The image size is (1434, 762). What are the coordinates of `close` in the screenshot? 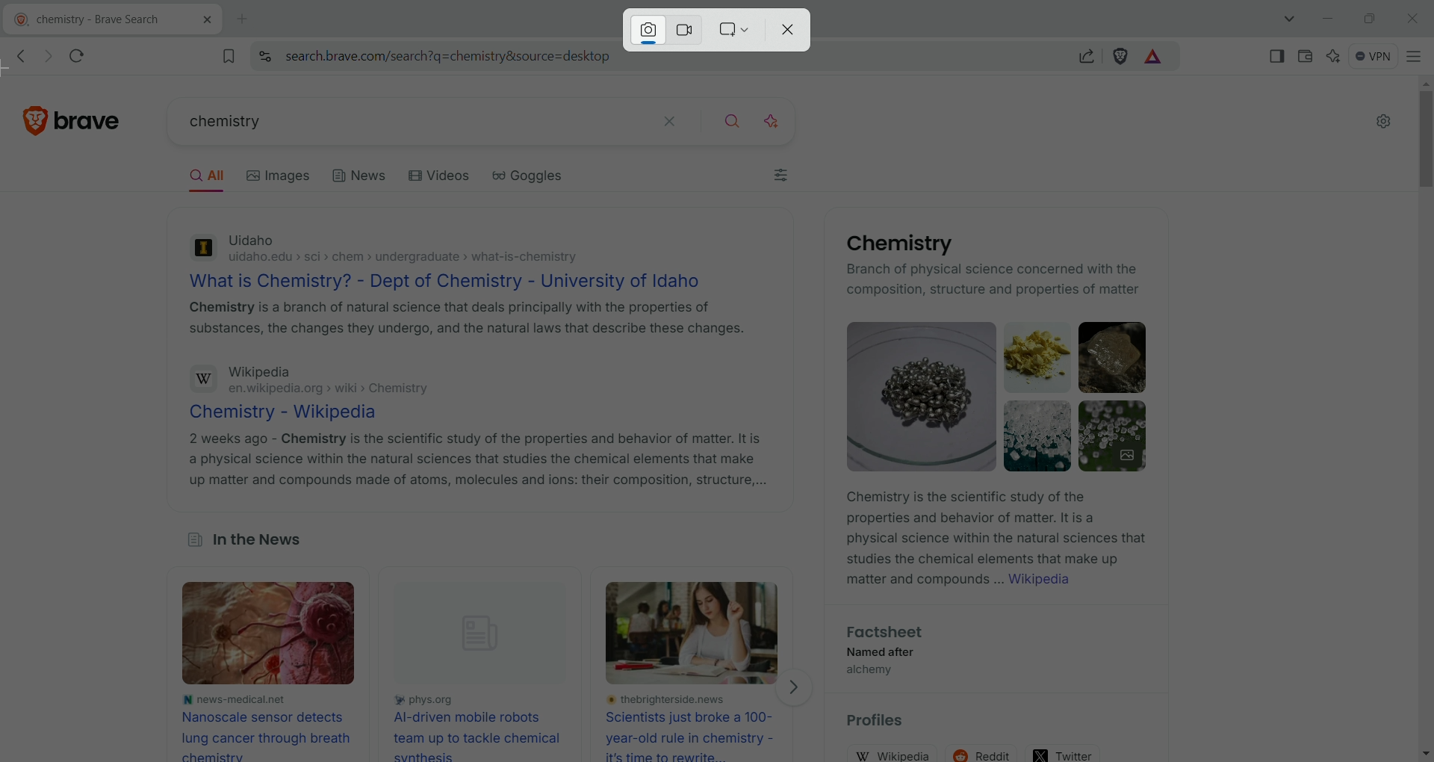 It's located at (1411, 17).